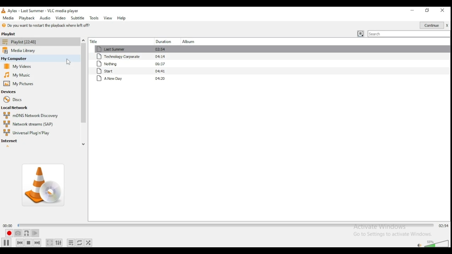  Describe the element at coordinates (94, 18) in the screenshot. I see `tools` at that location.